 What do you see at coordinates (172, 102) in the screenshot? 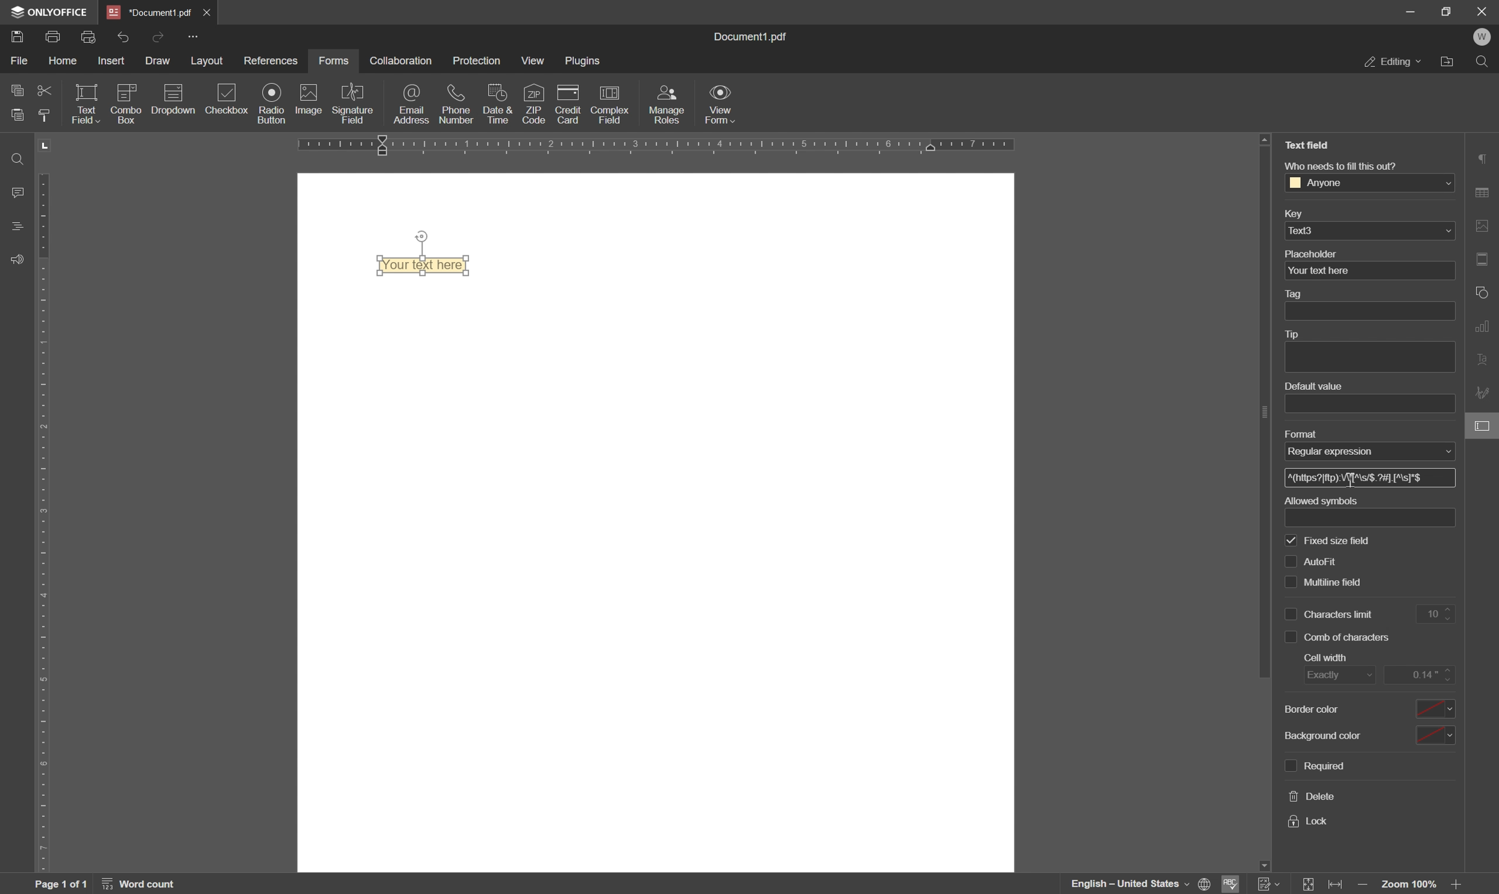
I see `icon` at bounding box center [172, 102].